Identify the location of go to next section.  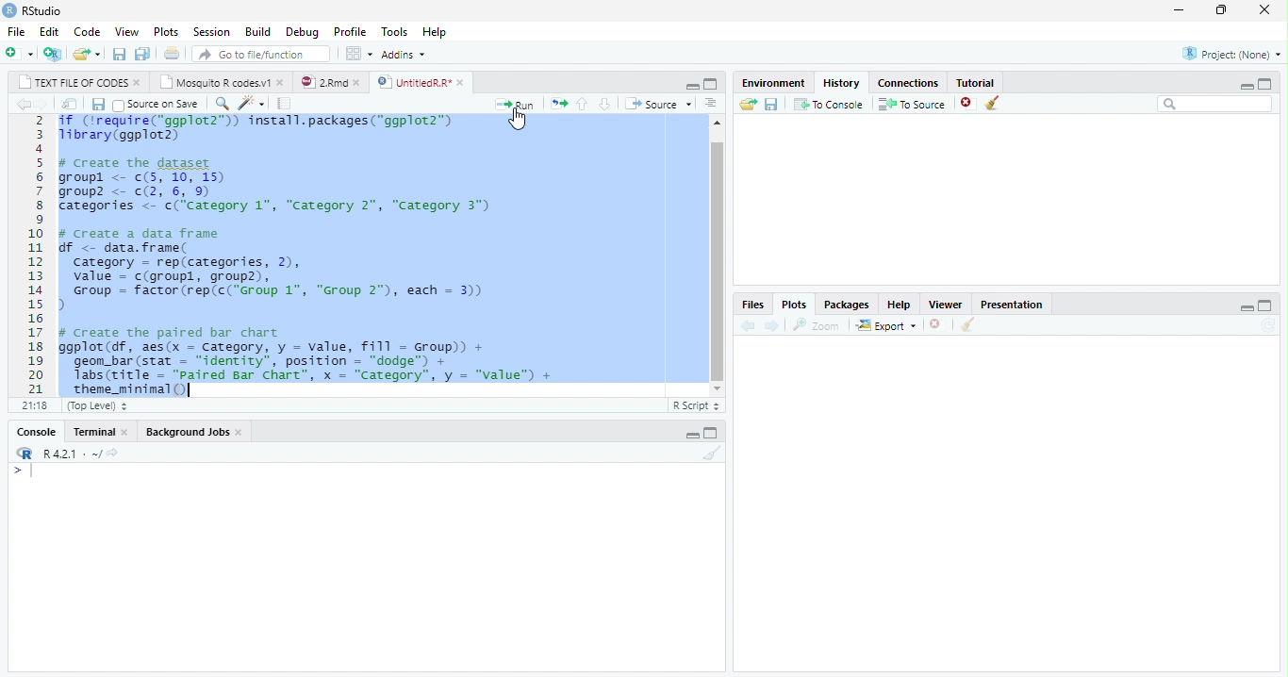
(605, 104).